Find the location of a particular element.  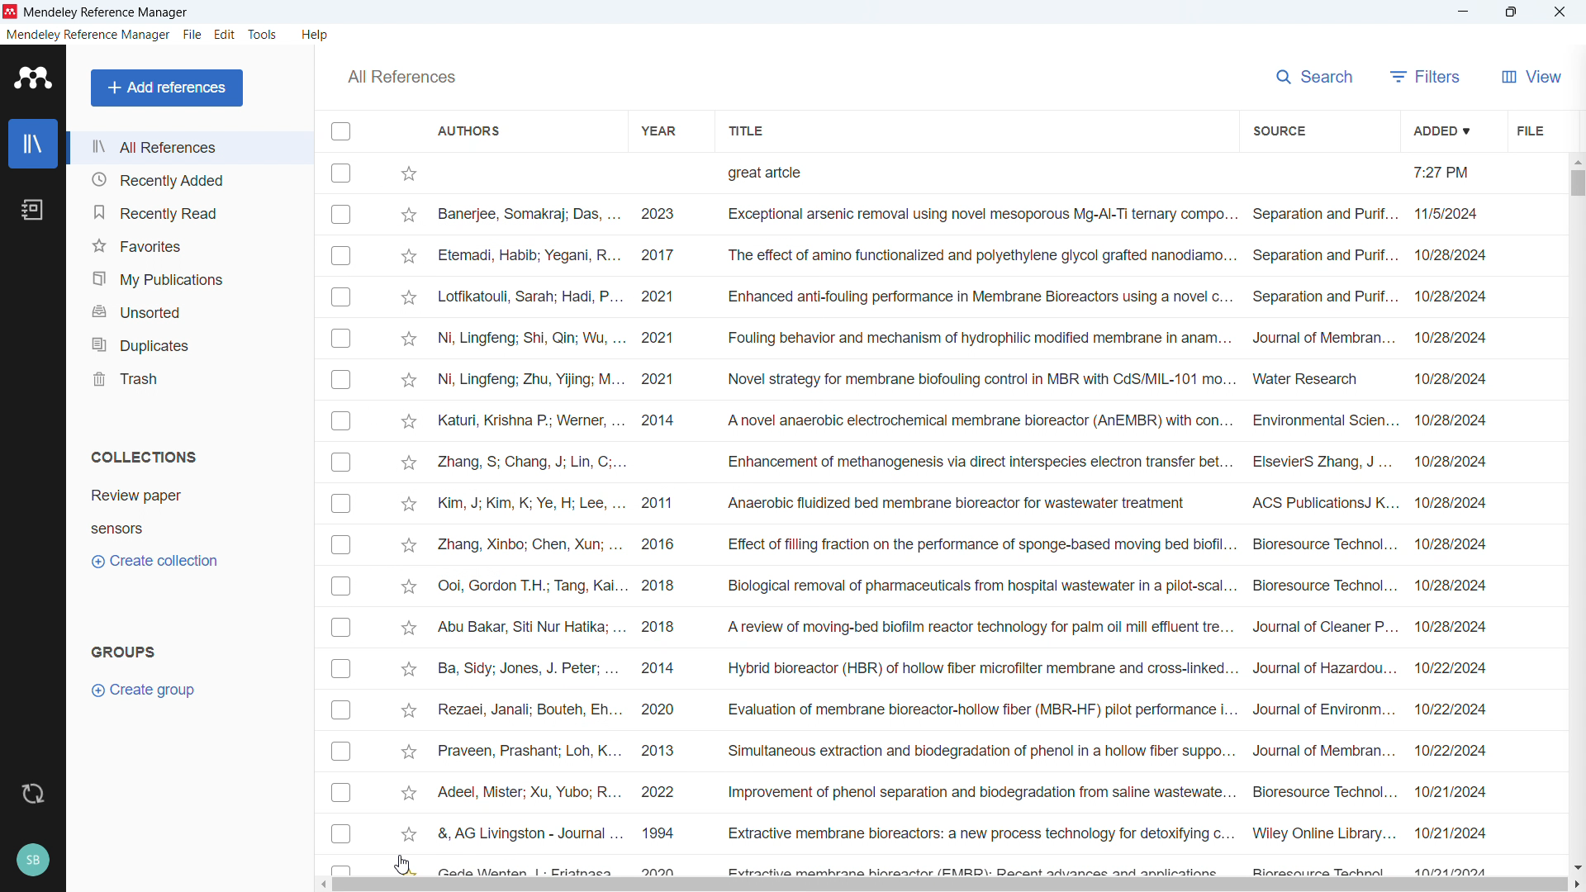

Duplicates  is located at coordinates (189, 344).